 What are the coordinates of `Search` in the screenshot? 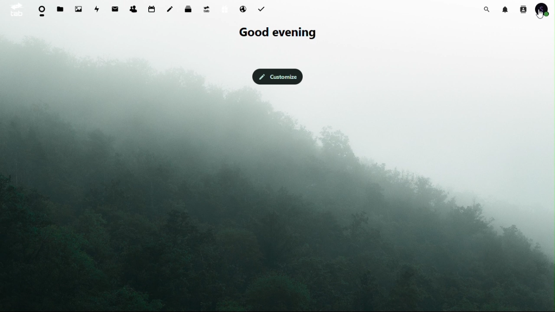 It's located at (488, 8).